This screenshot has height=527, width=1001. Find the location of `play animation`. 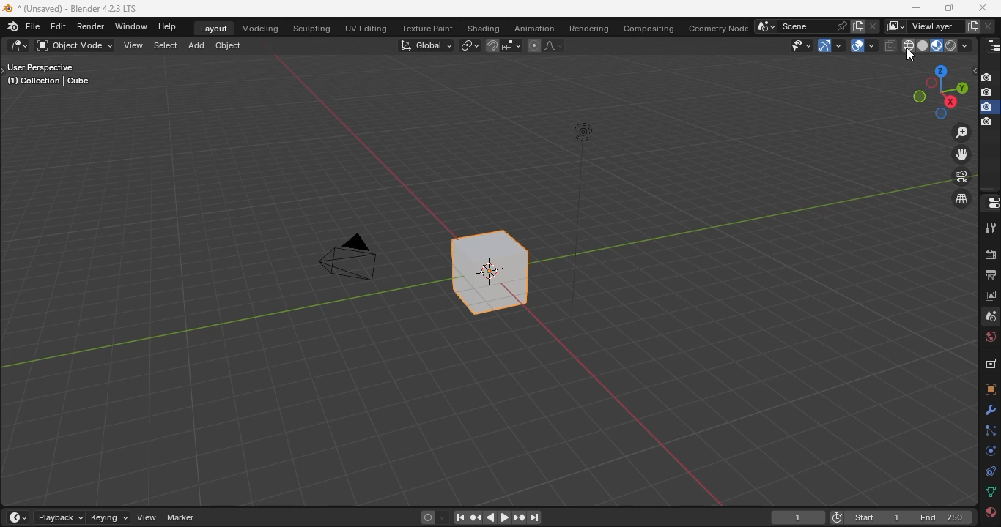

play animation is located at coordinates (503, 517).